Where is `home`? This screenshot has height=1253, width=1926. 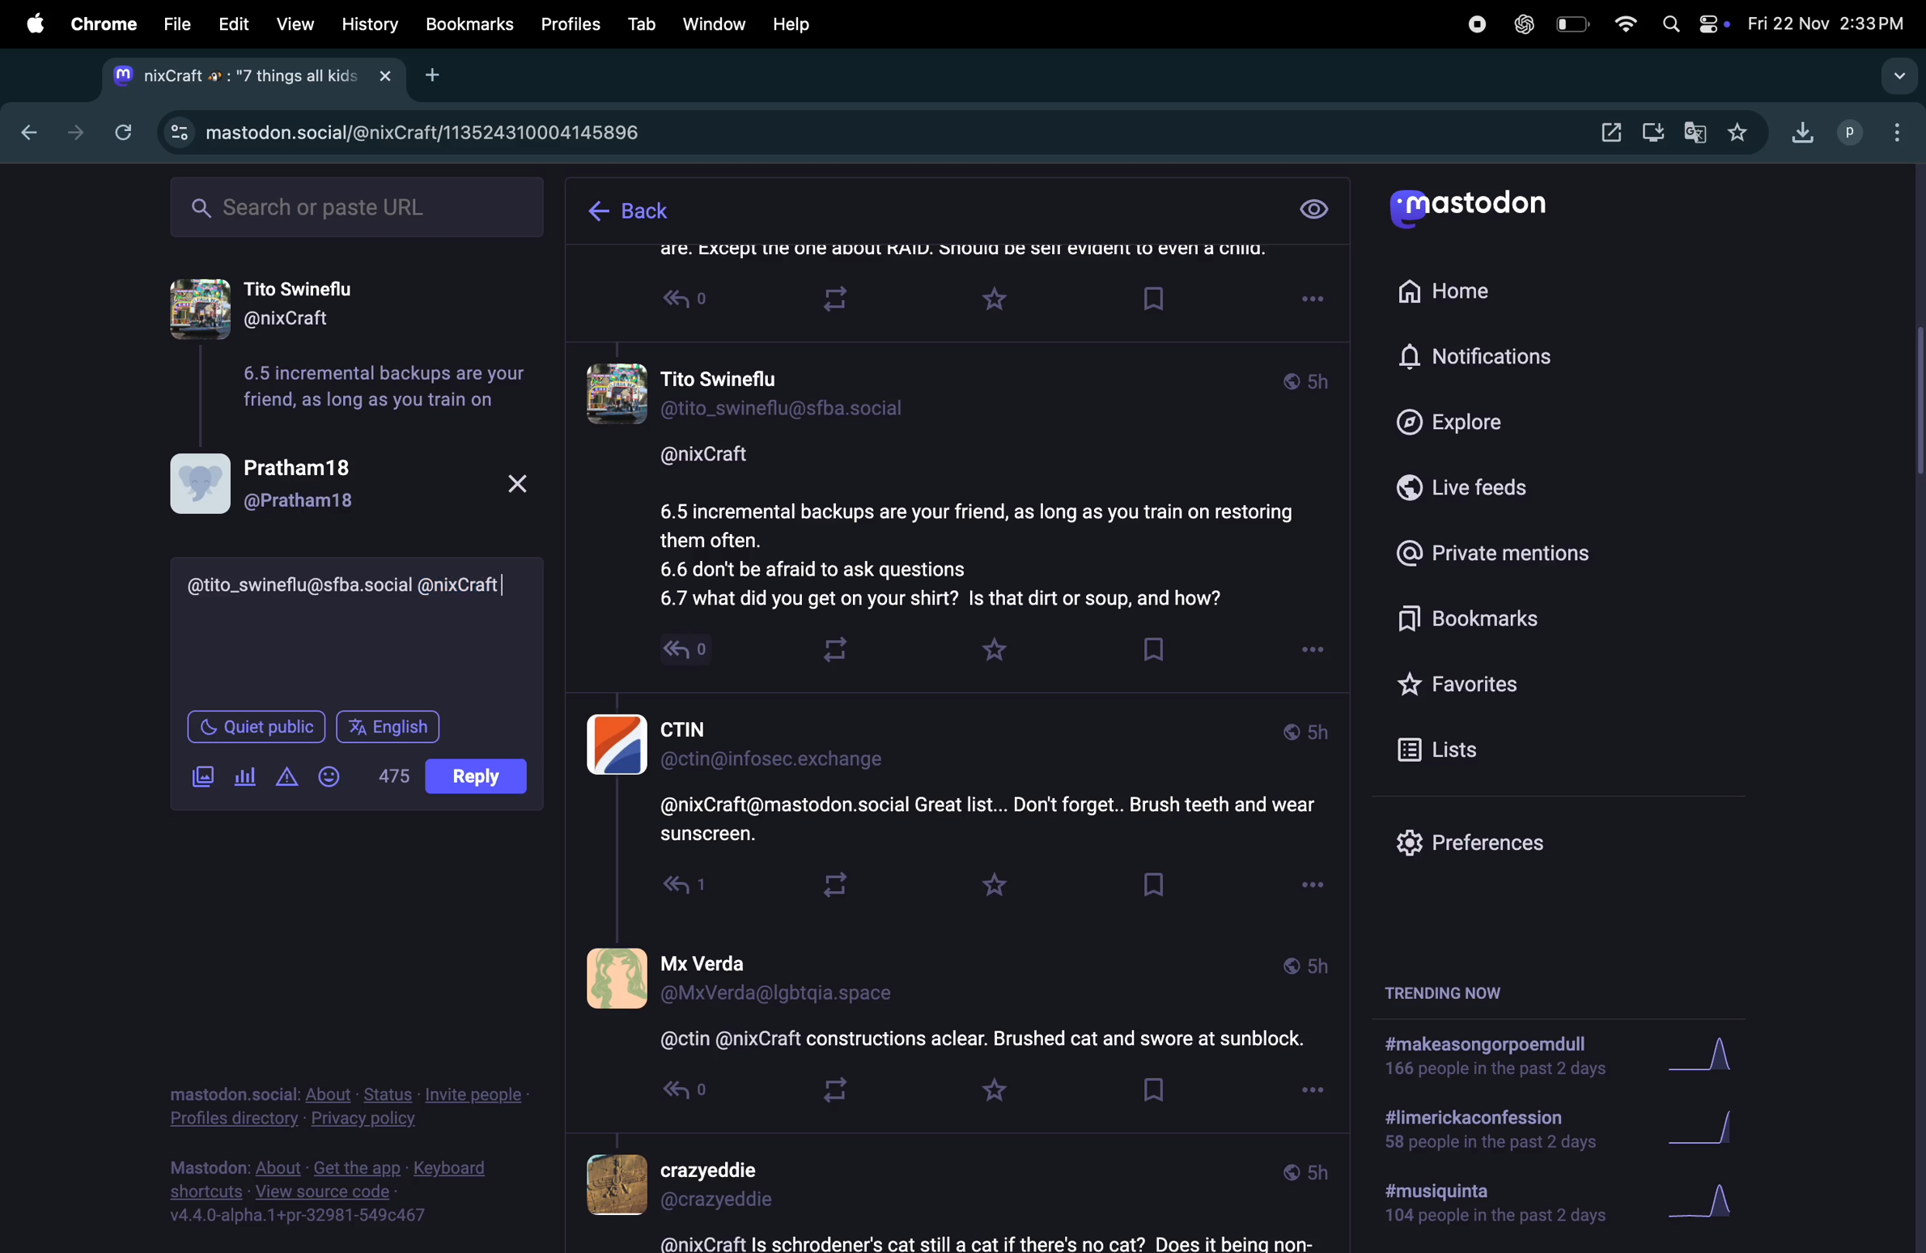
home is located at coordinates (1456, 291).